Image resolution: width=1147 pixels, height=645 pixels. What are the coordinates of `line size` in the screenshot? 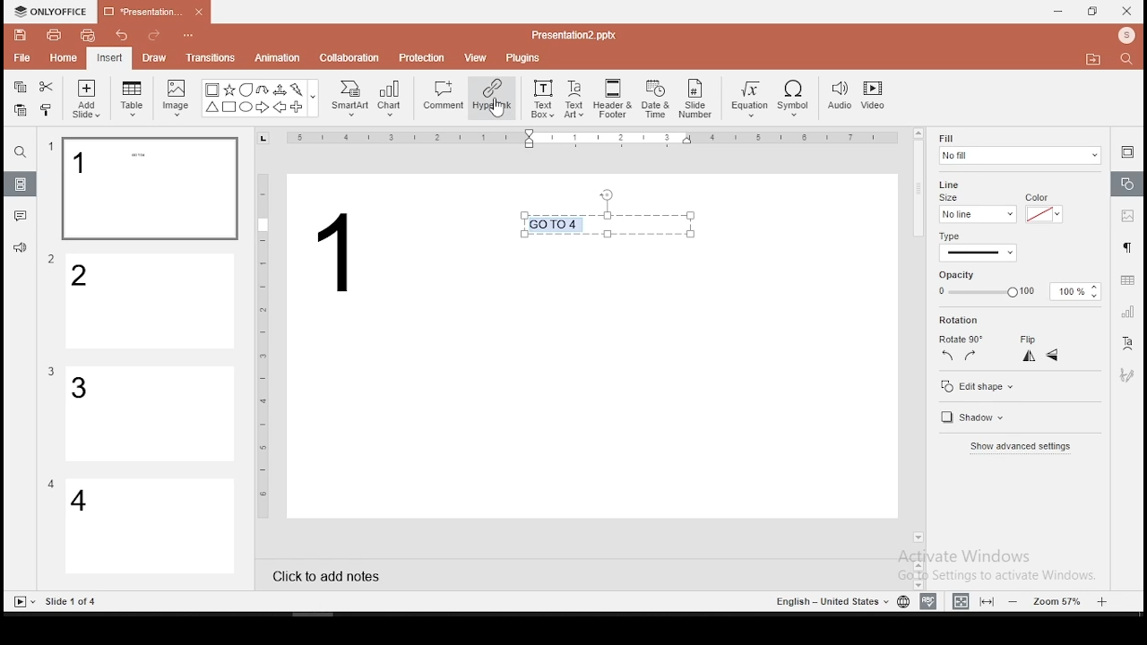 It's located at (977, 213).